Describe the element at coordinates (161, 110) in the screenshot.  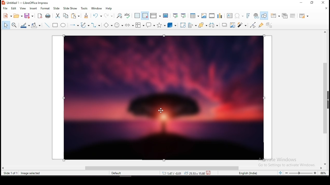
I see `mouse pointer` at that location.